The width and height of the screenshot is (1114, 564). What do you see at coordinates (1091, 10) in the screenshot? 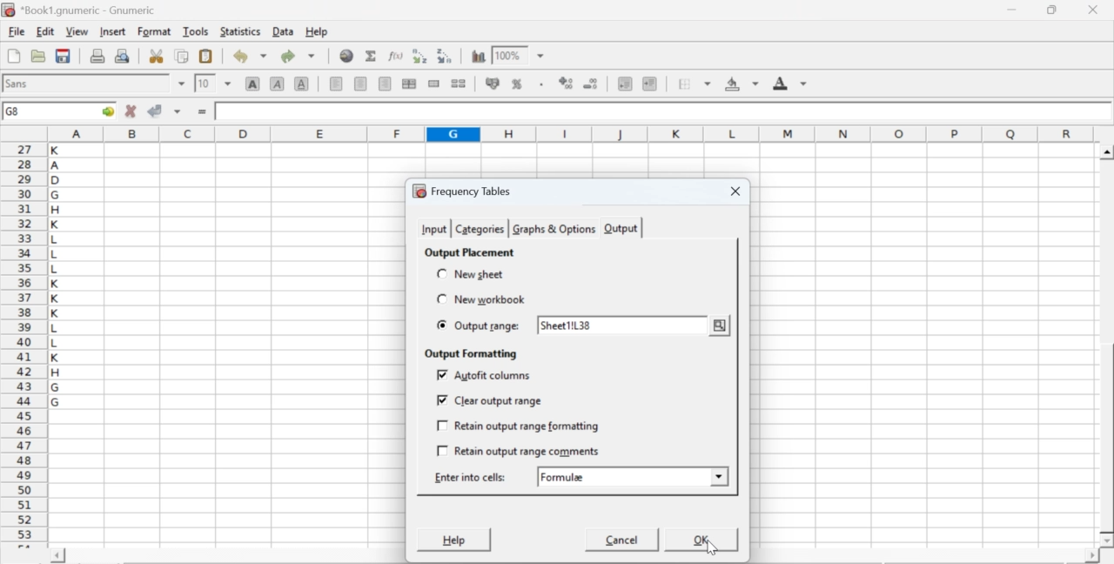
I see `close` at bounding box center [1091, 10].